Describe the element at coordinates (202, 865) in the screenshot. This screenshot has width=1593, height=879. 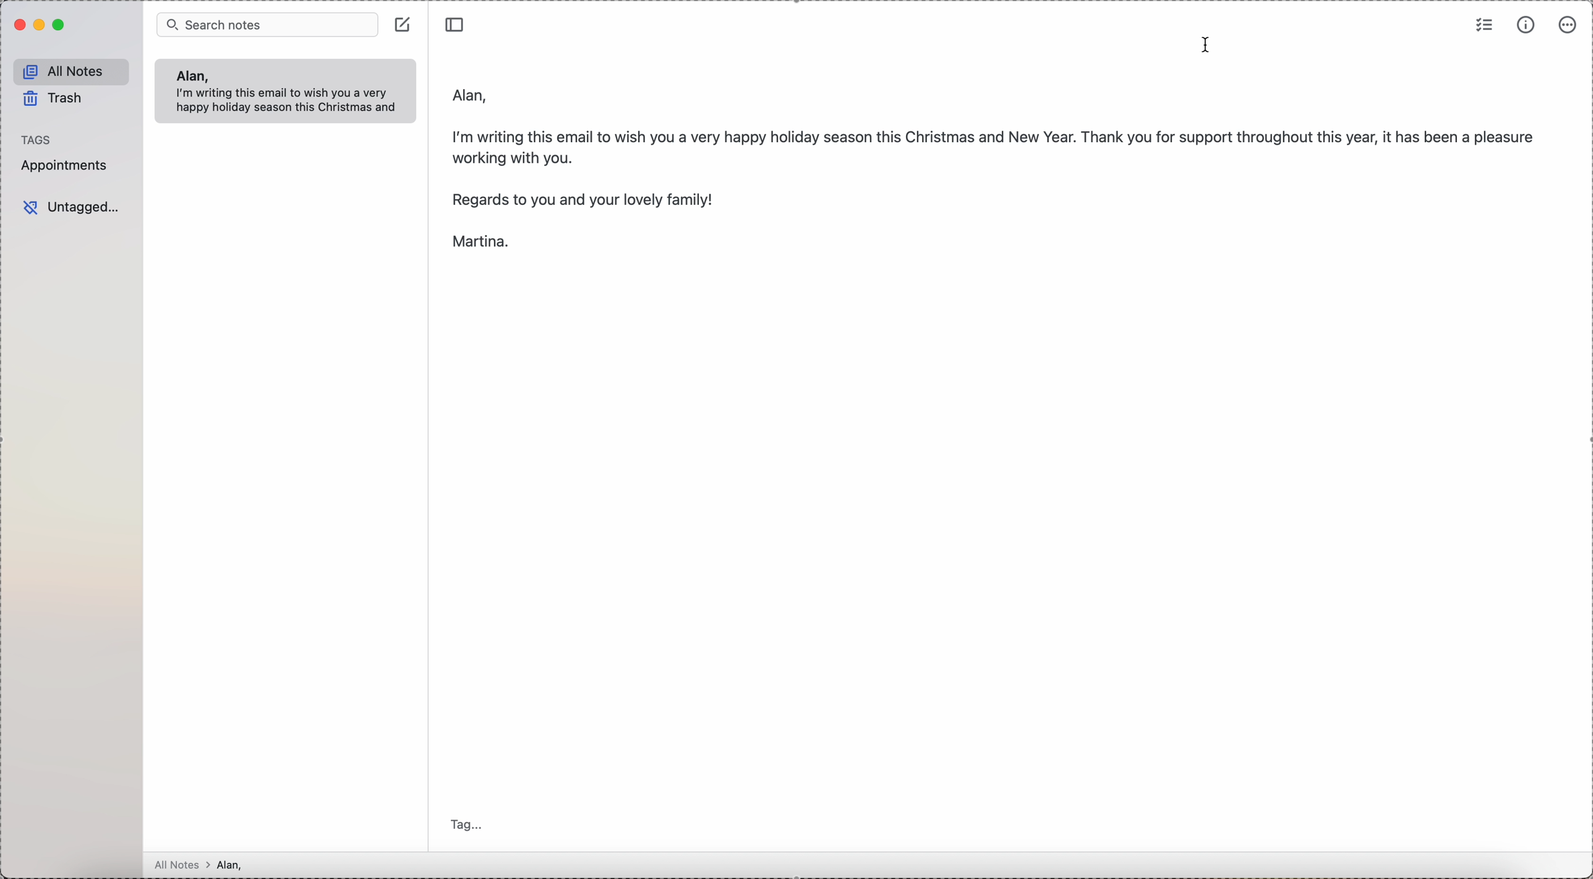
I see `all notes > Alan,` at that location.